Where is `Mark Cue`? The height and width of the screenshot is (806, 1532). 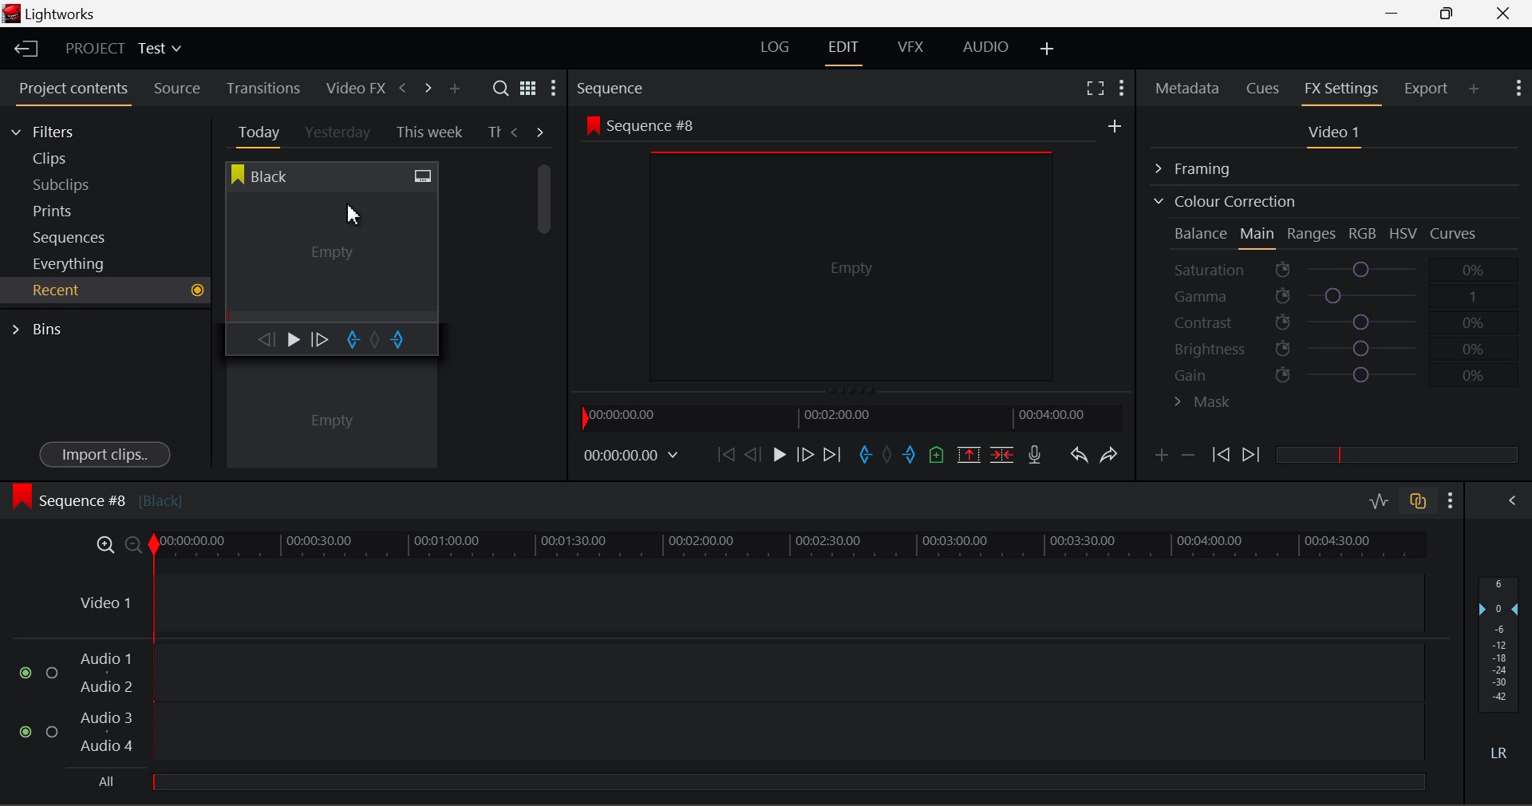
Mark Cue is located at coordinates (935, 456).